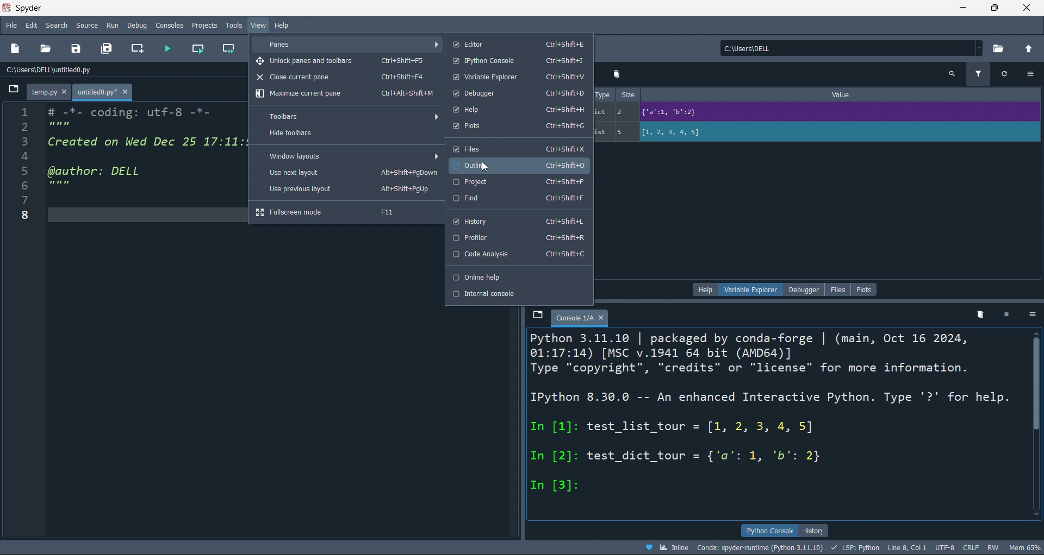  What do you see at coordinates (517, 295) in the screenshot?
I see `internal console` at bounding box center [517, 295].